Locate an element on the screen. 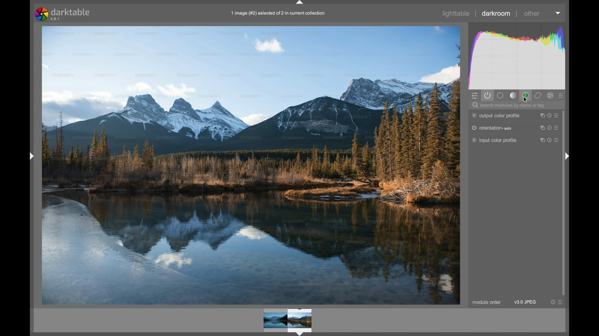 Image resolution: width=599 pixels, height=336 pixels. instance is located at coordinates (542, 140).